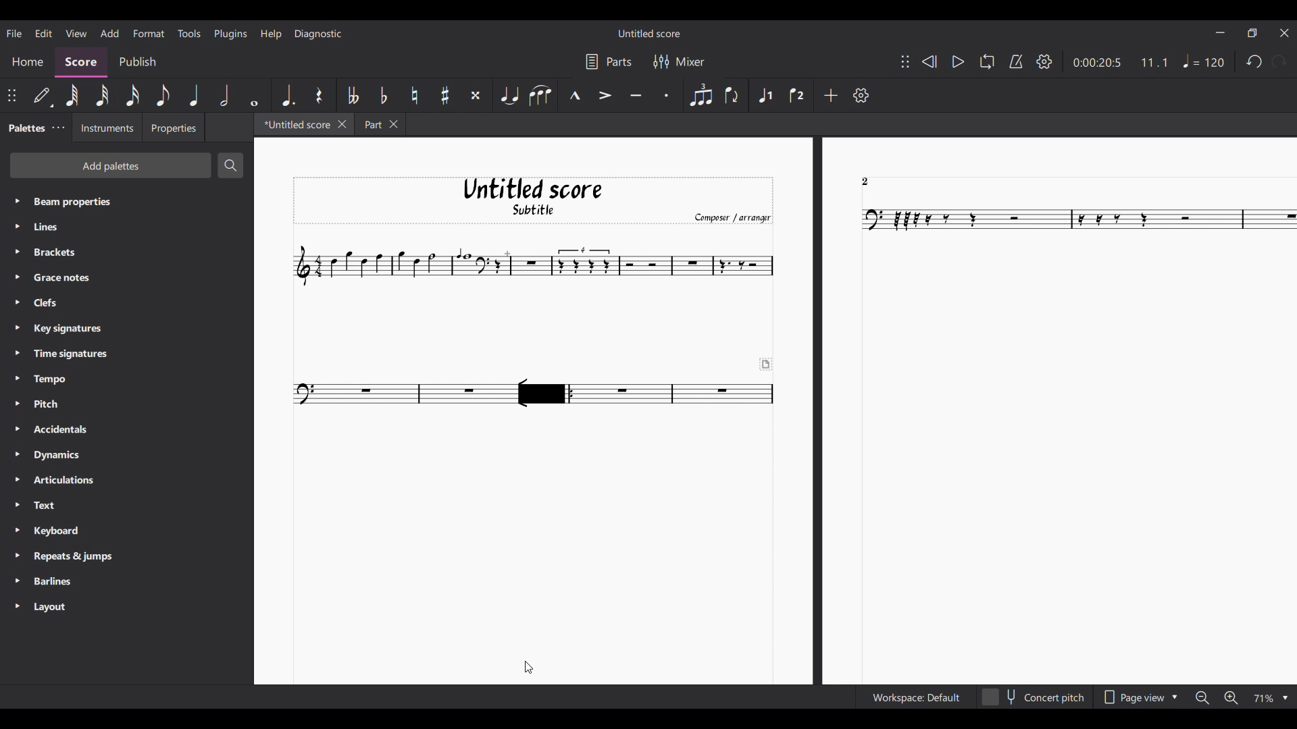 The width and height of the screenshot is (1297, 729). What do you see at coordinates (776, 409) in the screenshot?
I see `Current score` at bounding box center [776, 409].